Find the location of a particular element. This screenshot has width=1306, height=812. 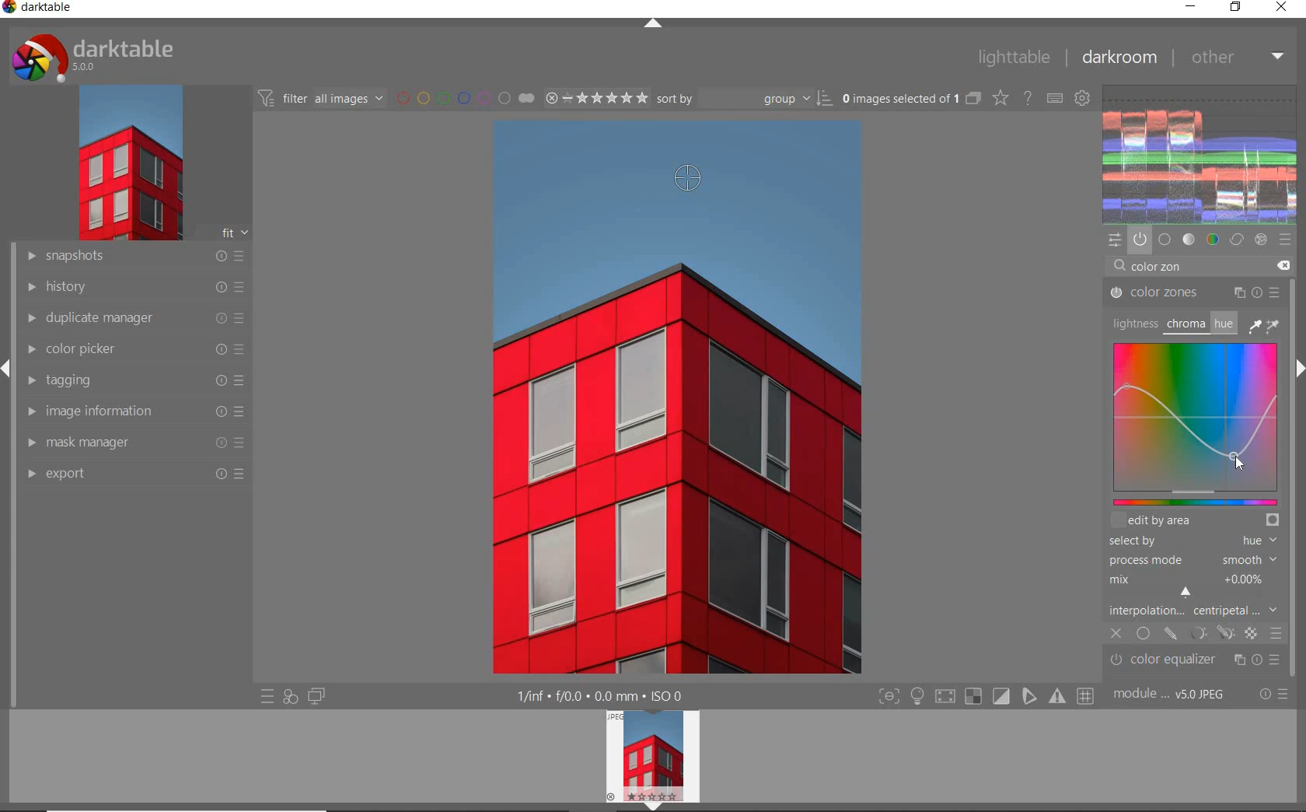

history is located at coordinates (131, 288).